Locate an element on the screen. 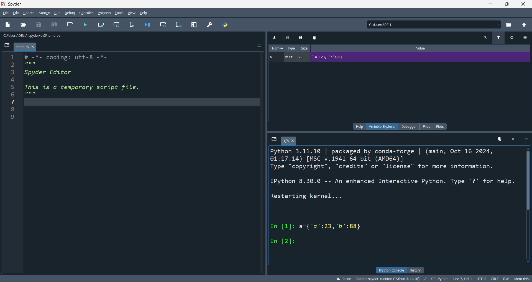  explore tabs is located at coordinates (274, 140).